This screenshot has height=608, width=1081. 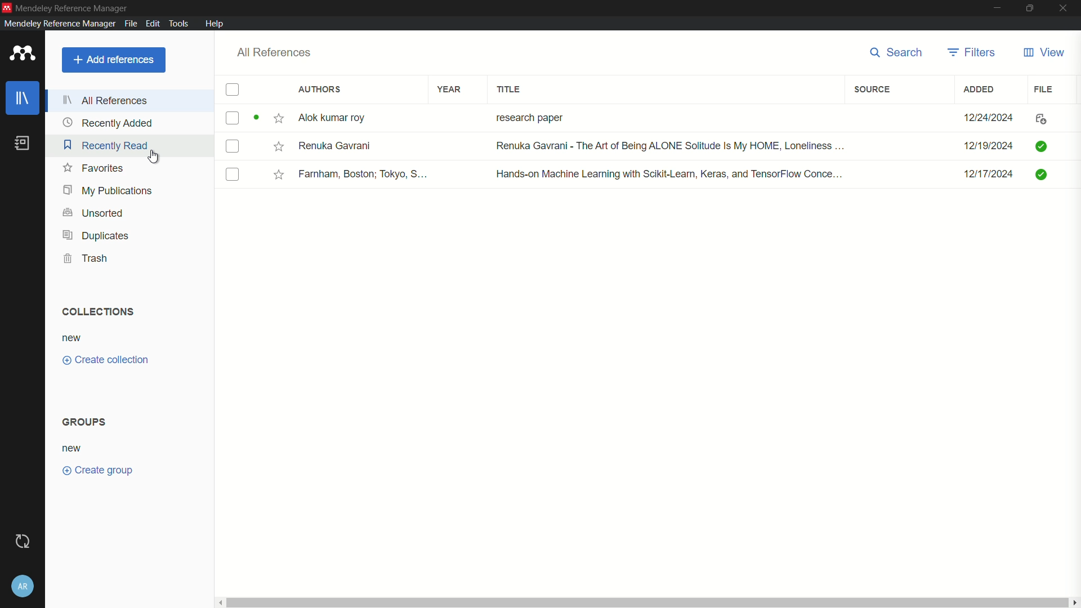 I want to click on Mendeley Reference Manager, so click(x=74, y=8).